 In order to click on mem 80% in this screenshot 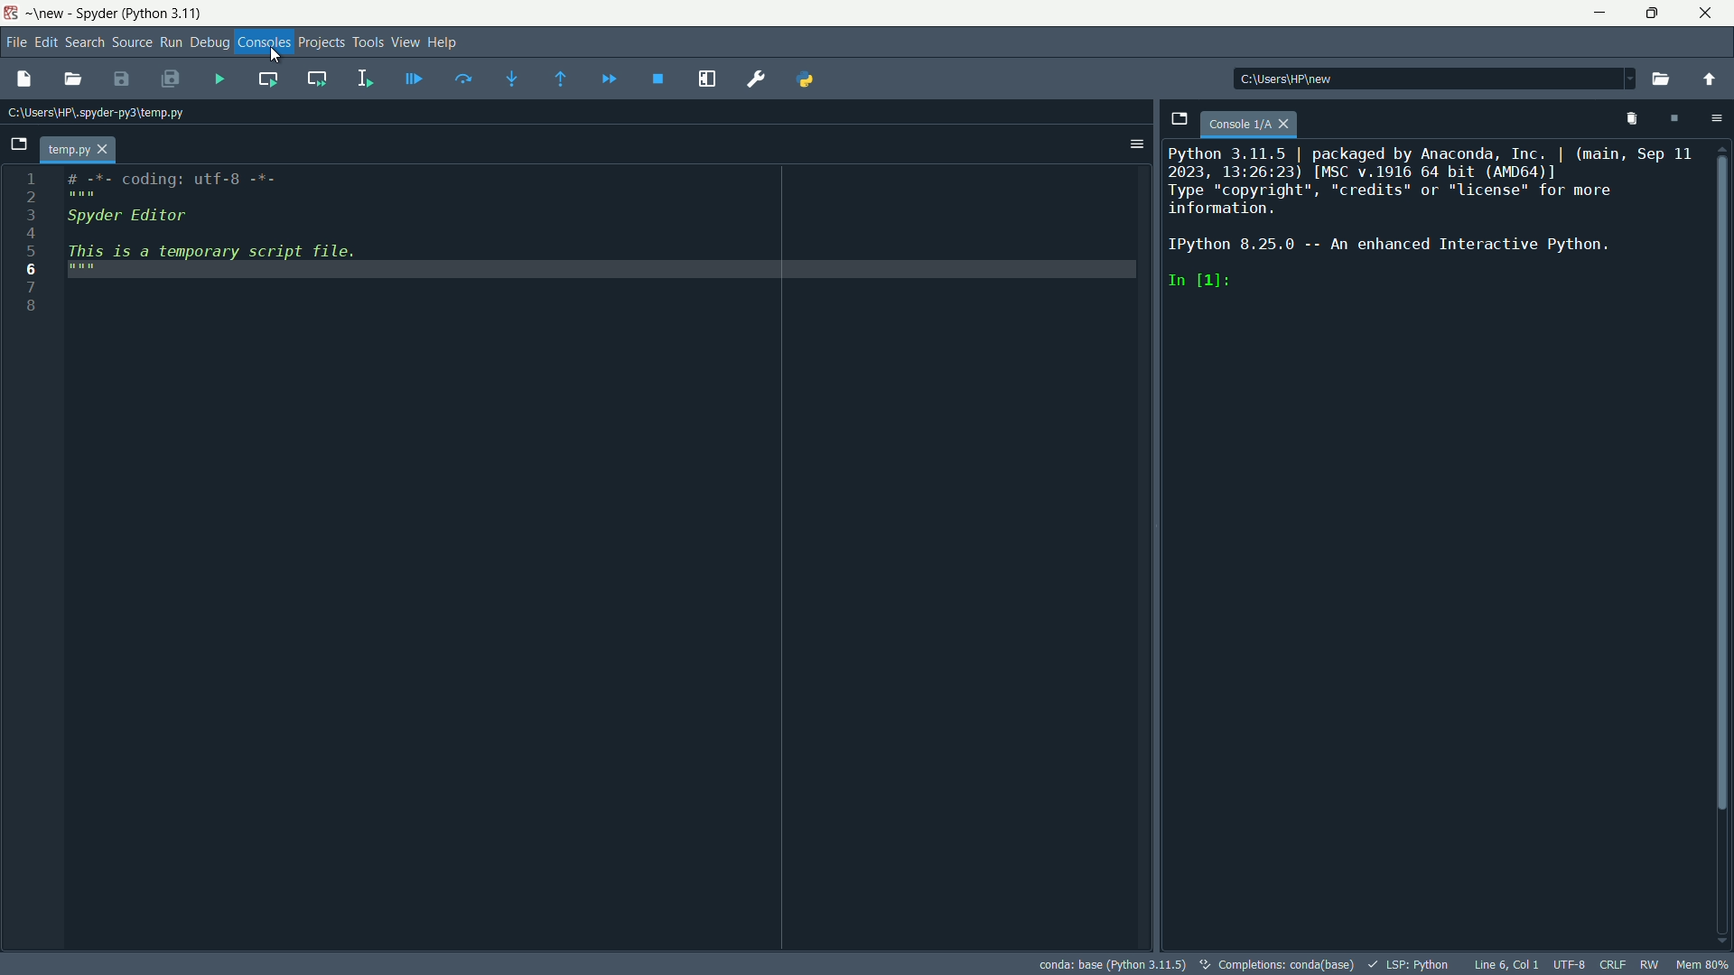, I will do `click(1703, 963)`.